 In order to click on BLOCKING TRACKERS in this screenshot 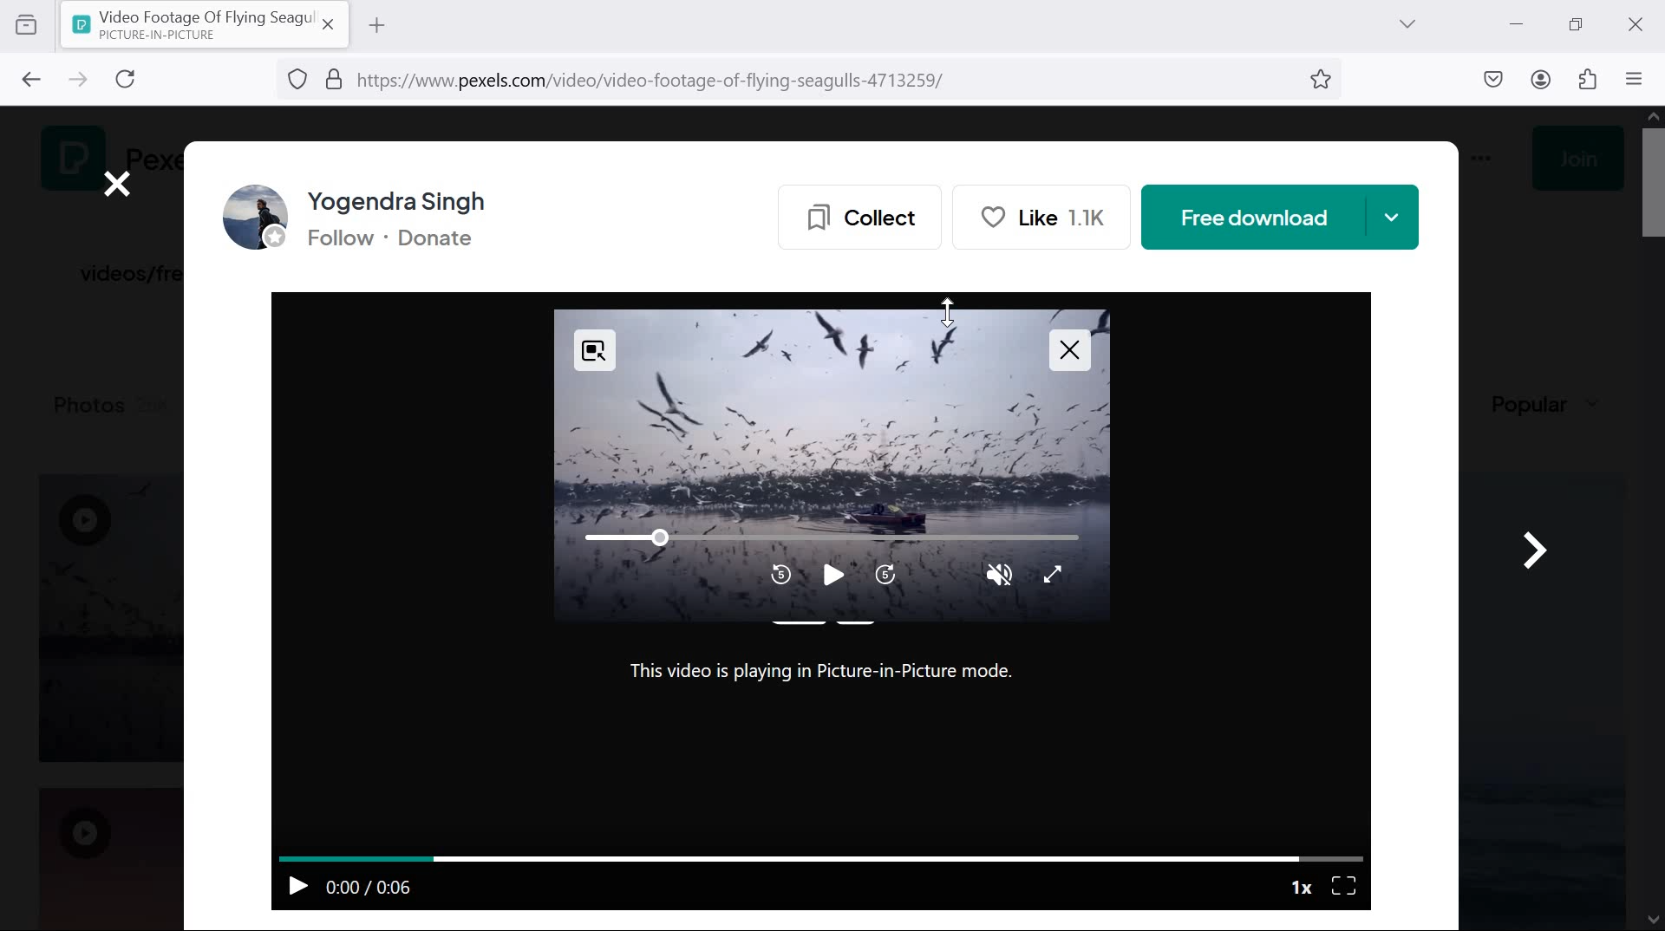, I will do `click(298, 81)`.